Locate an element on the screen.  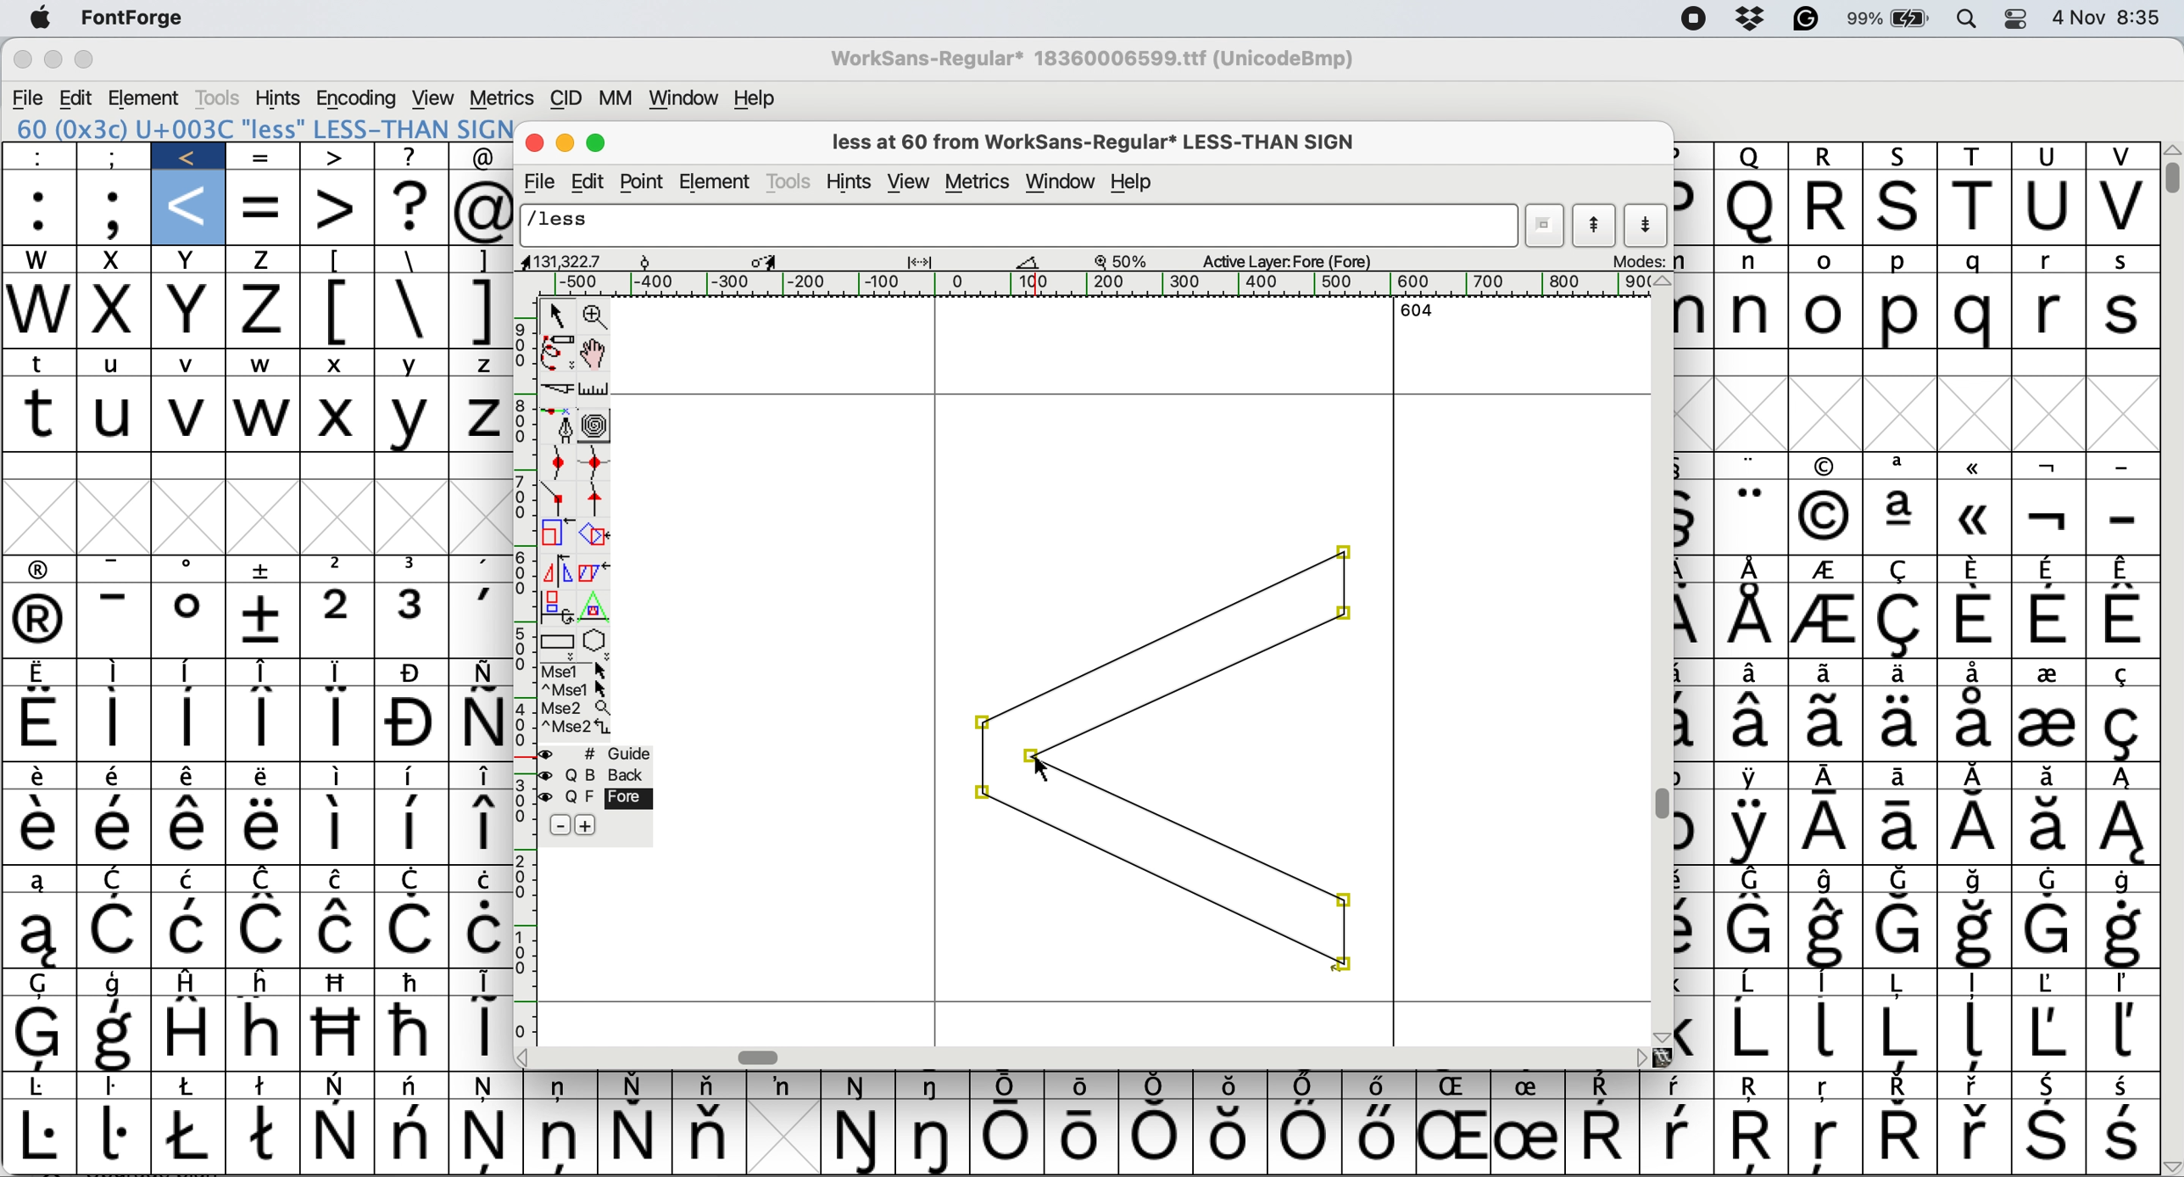
p is located at coordinates (1695, 209).